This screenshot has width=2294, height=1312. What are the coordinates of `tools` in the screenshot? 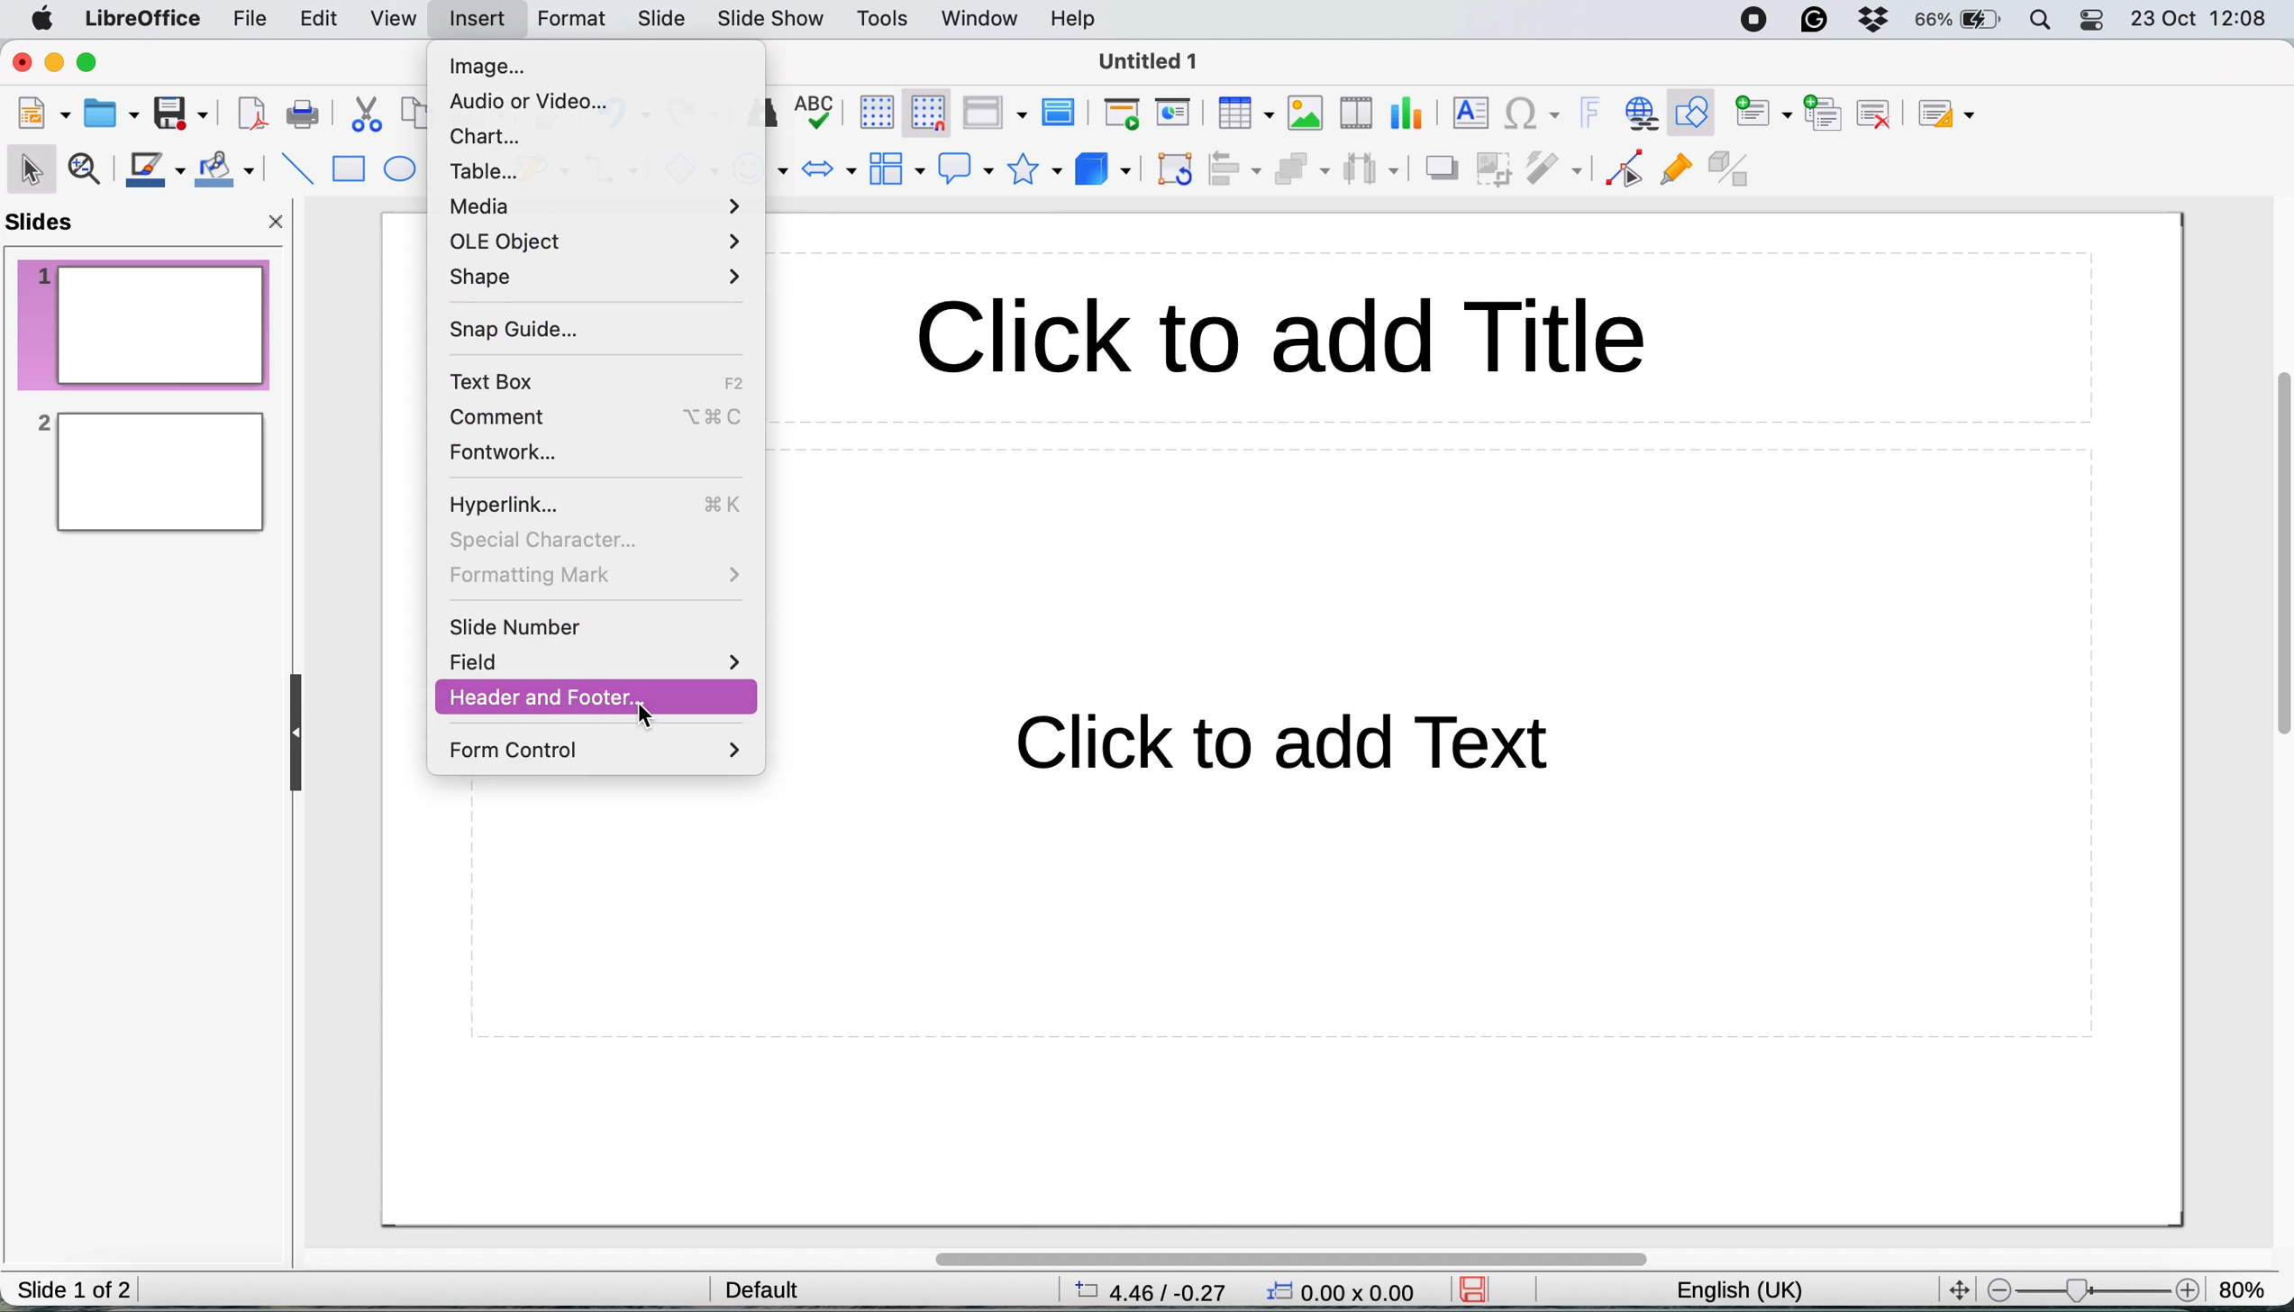 It's located at (884, 21).